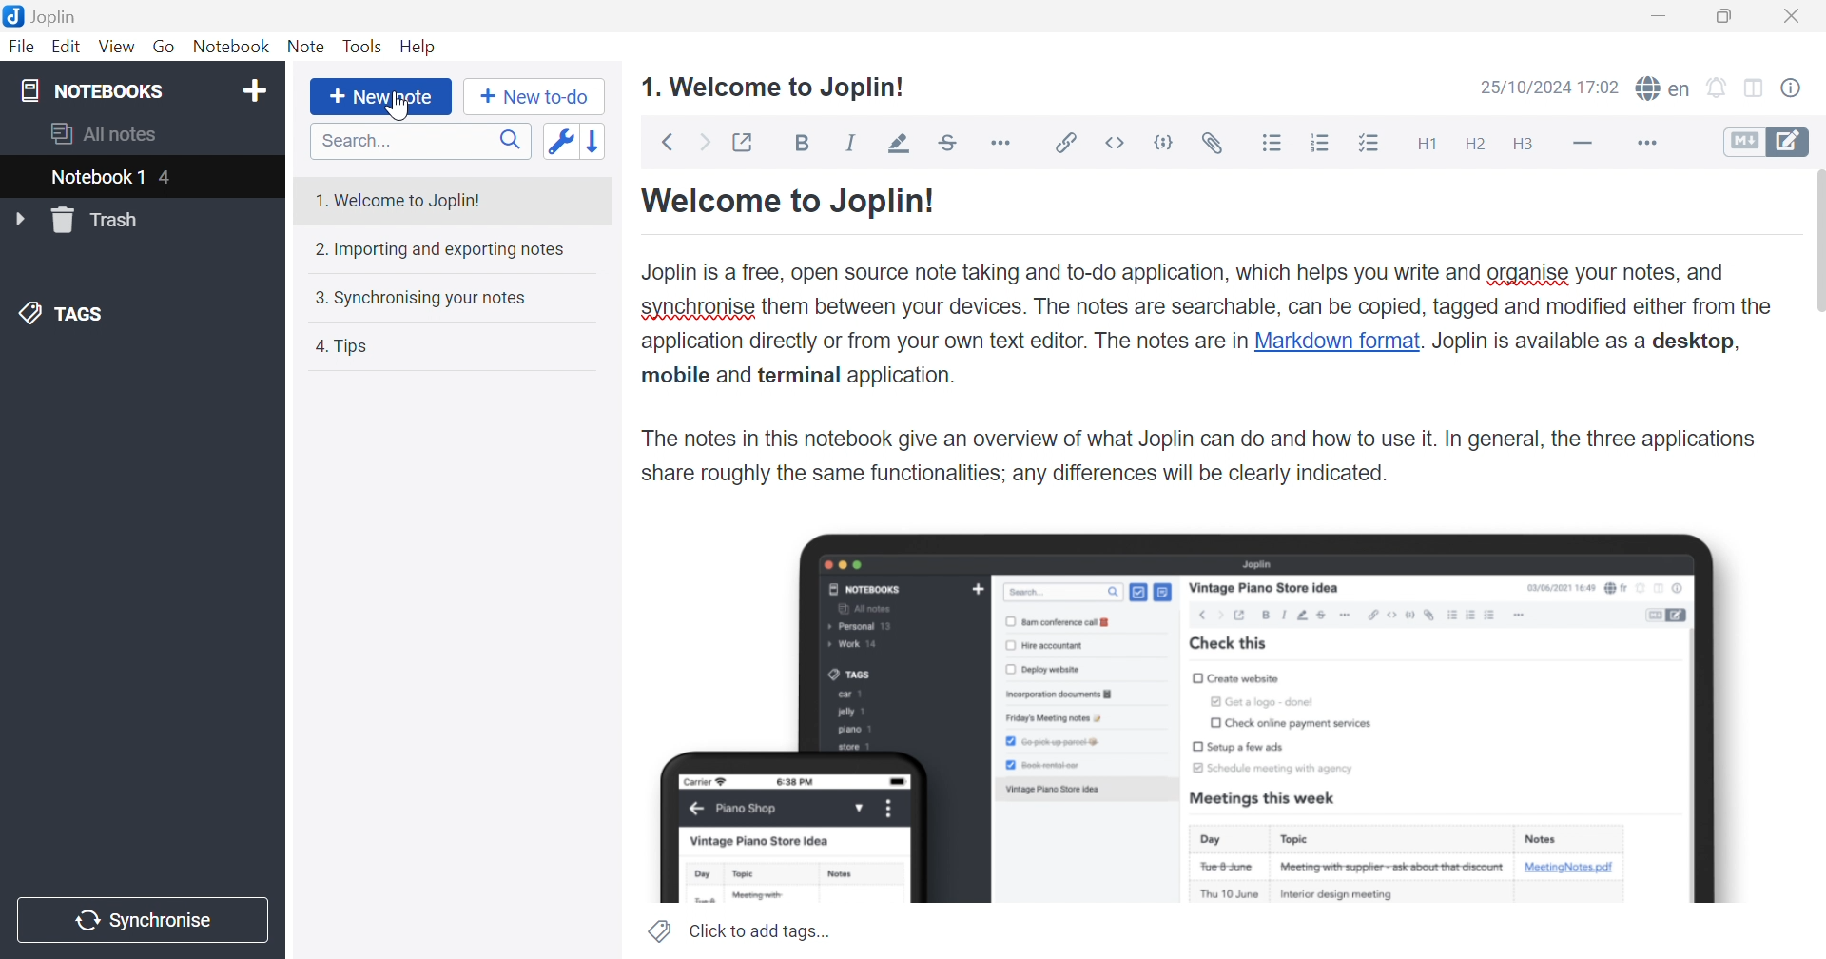 The width and height of the screenshot is (1826, 959). What do you see at coordinates (1426, 143) in the screenshot?
I see `Heading 1` at bounding box center [1426, 143].